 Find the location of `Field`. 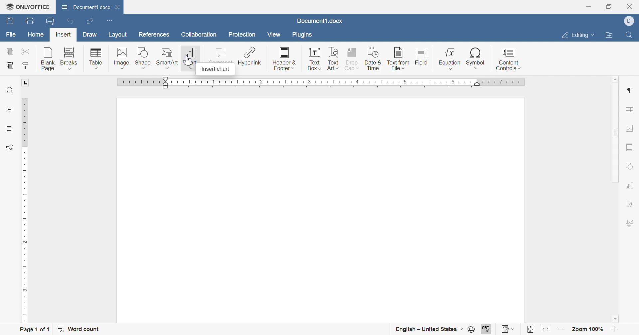

Field is located at coordinates (423, 56).